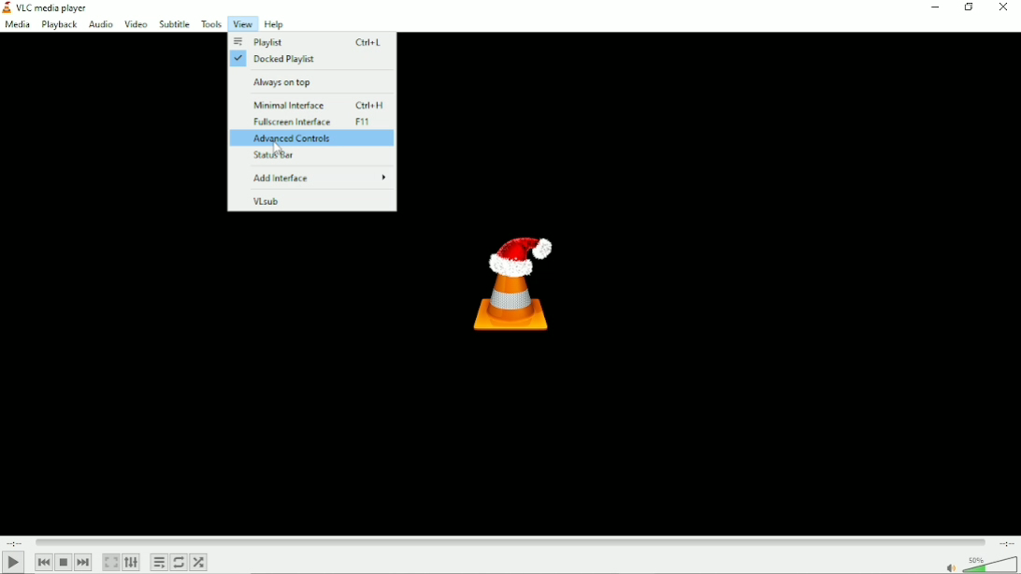  What do you see at coordinates (132, 563) in the screenshot?
I see `Show extended settings` at bounding box center [132, 563].